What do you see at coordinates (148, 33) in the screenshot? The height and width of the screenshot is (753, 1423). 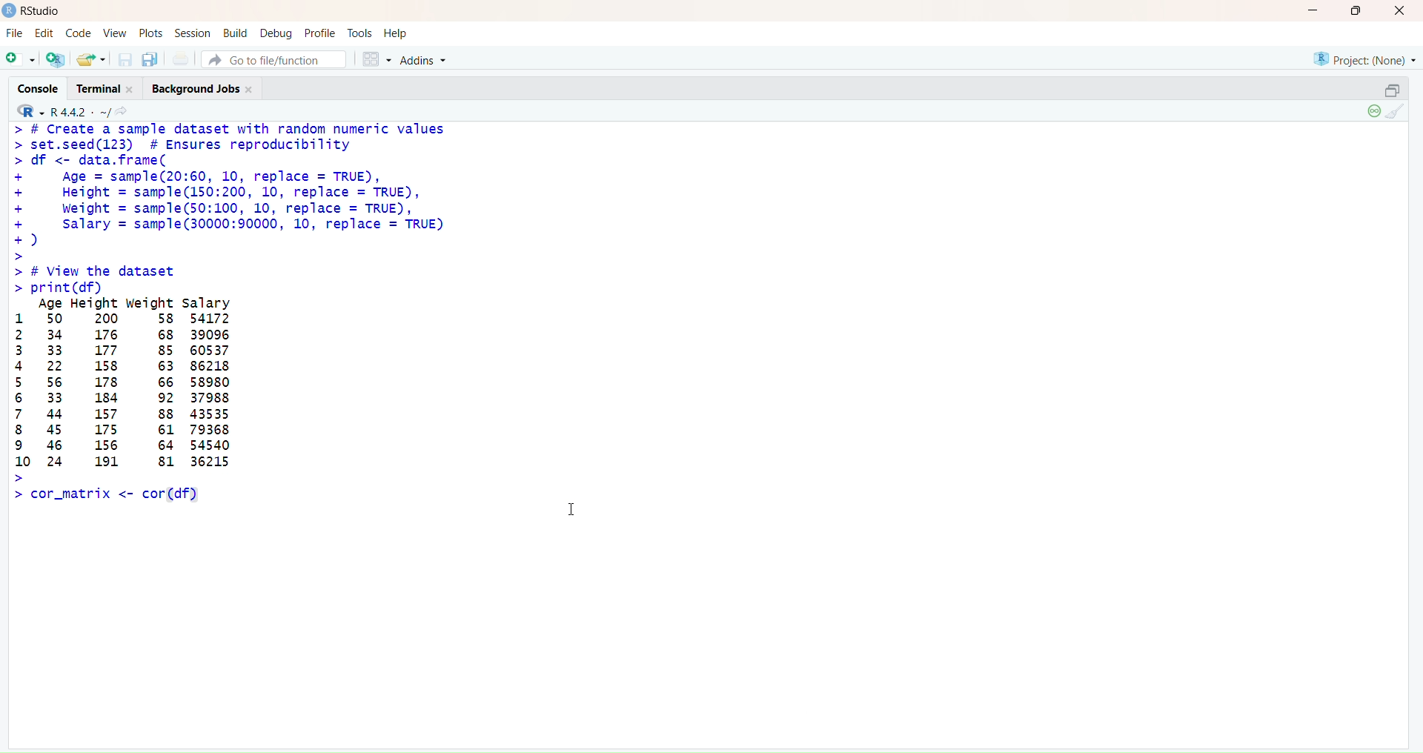 I see `Posts` at bounding box center [148, 33].